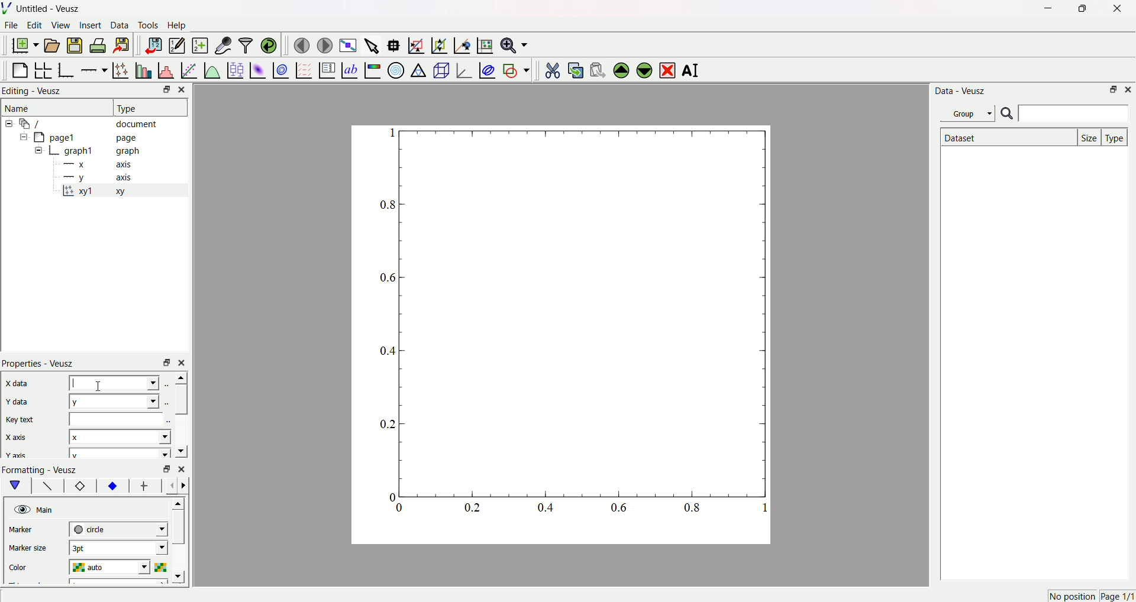 This screenshot has width=1136, height=602. What do you see at coordinates (302, 70) in the screenshot?
I see `plot a vector field` at bounding box center [302, 70].